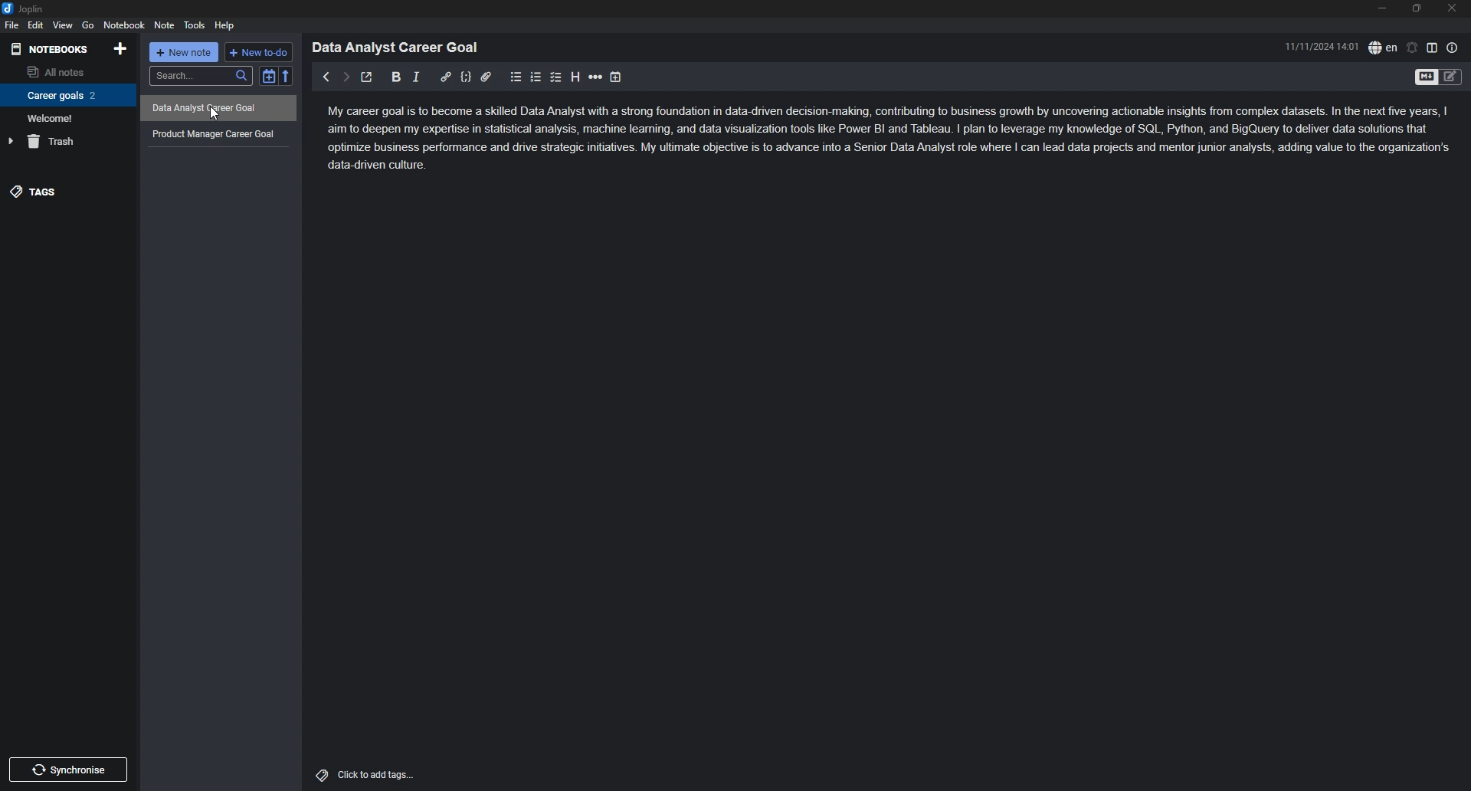  I want to click on attachment, so click(486, 77).